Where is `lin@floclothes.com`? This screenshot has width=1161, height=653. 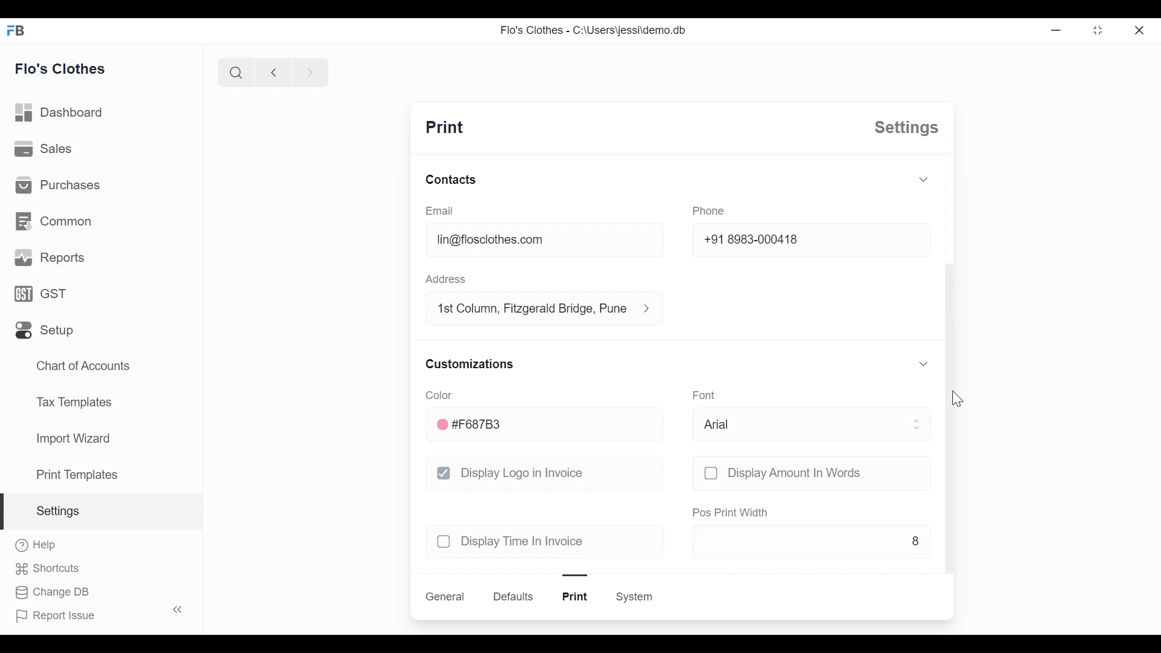
lin@floclothes.com is located at coordinates (545, 239).